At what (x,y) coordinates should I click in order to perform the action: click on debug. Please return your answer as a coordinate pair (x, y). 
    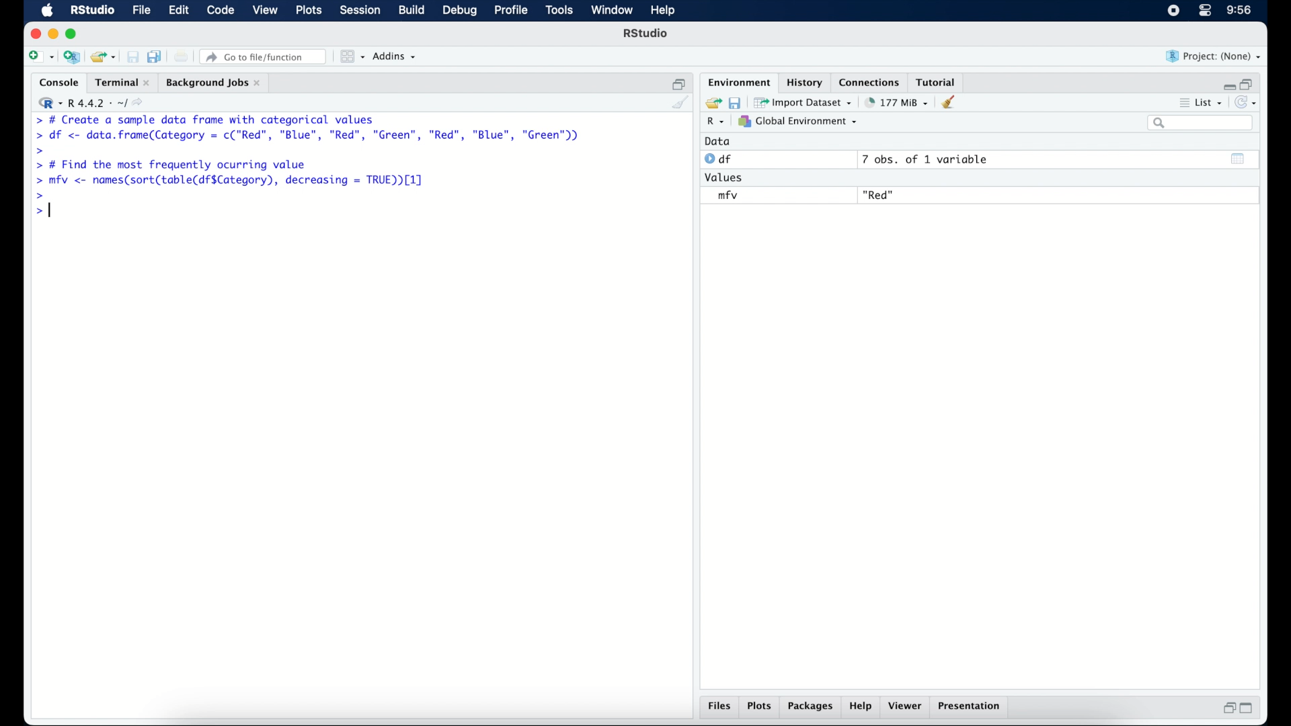
    Looking at the image, I should click on (459, 11).